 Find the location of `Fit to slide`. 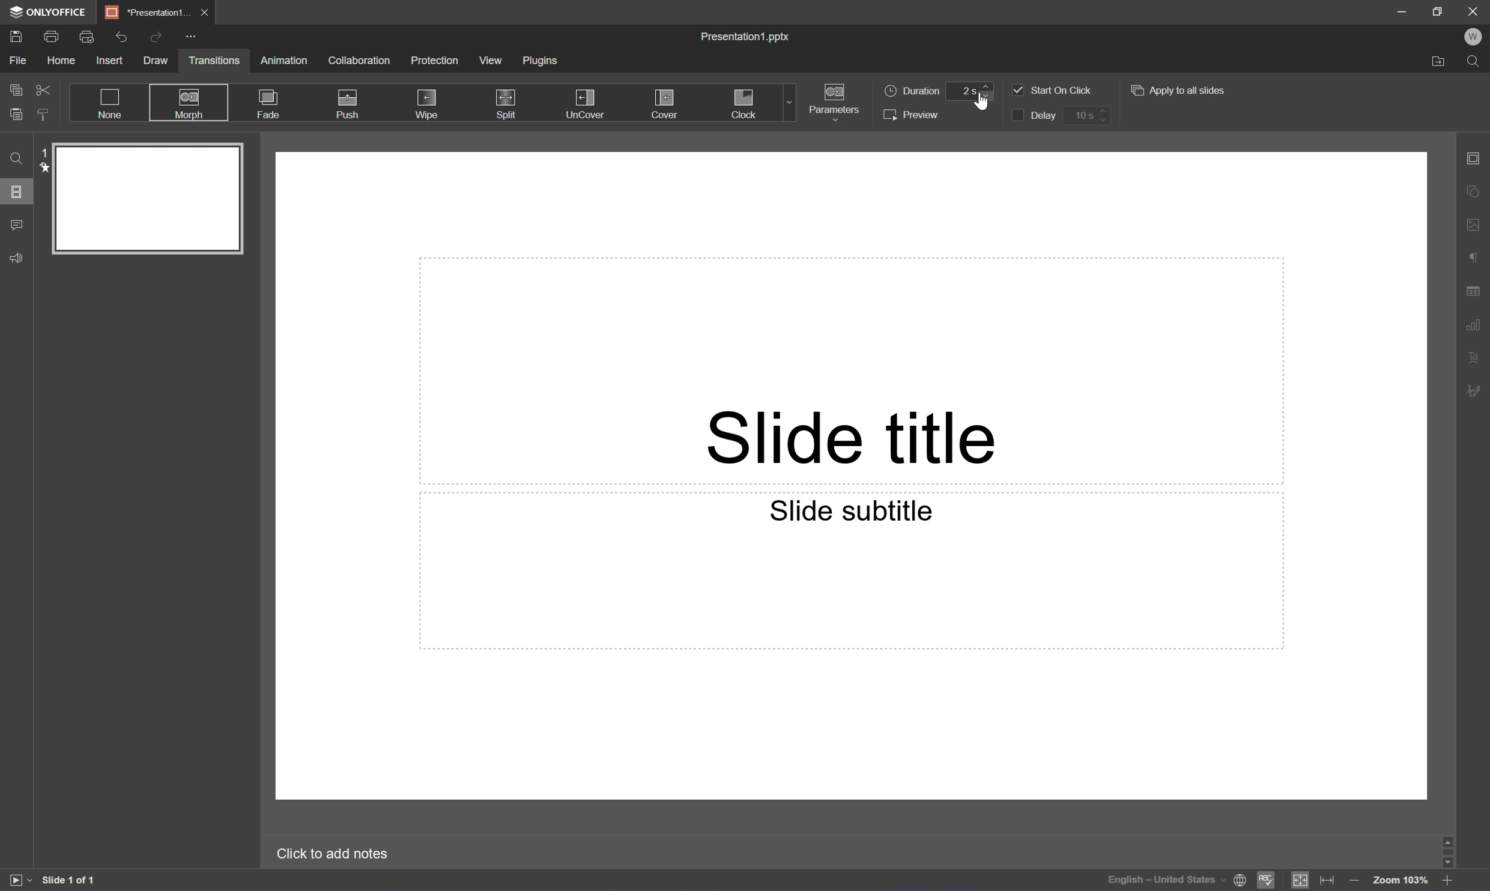

Fit to slide is located at coordinates (1299, 882).